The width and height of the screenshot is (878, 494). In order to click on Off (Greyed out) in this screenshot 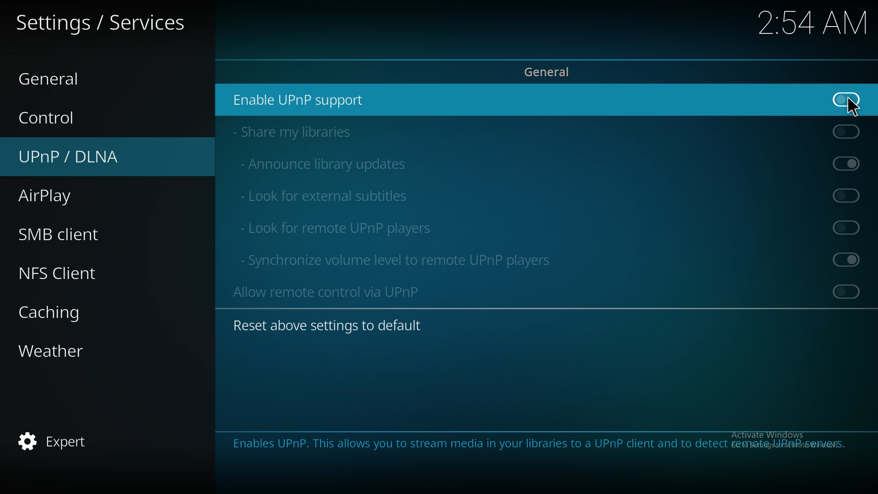, I will do `click(848, 131)`.